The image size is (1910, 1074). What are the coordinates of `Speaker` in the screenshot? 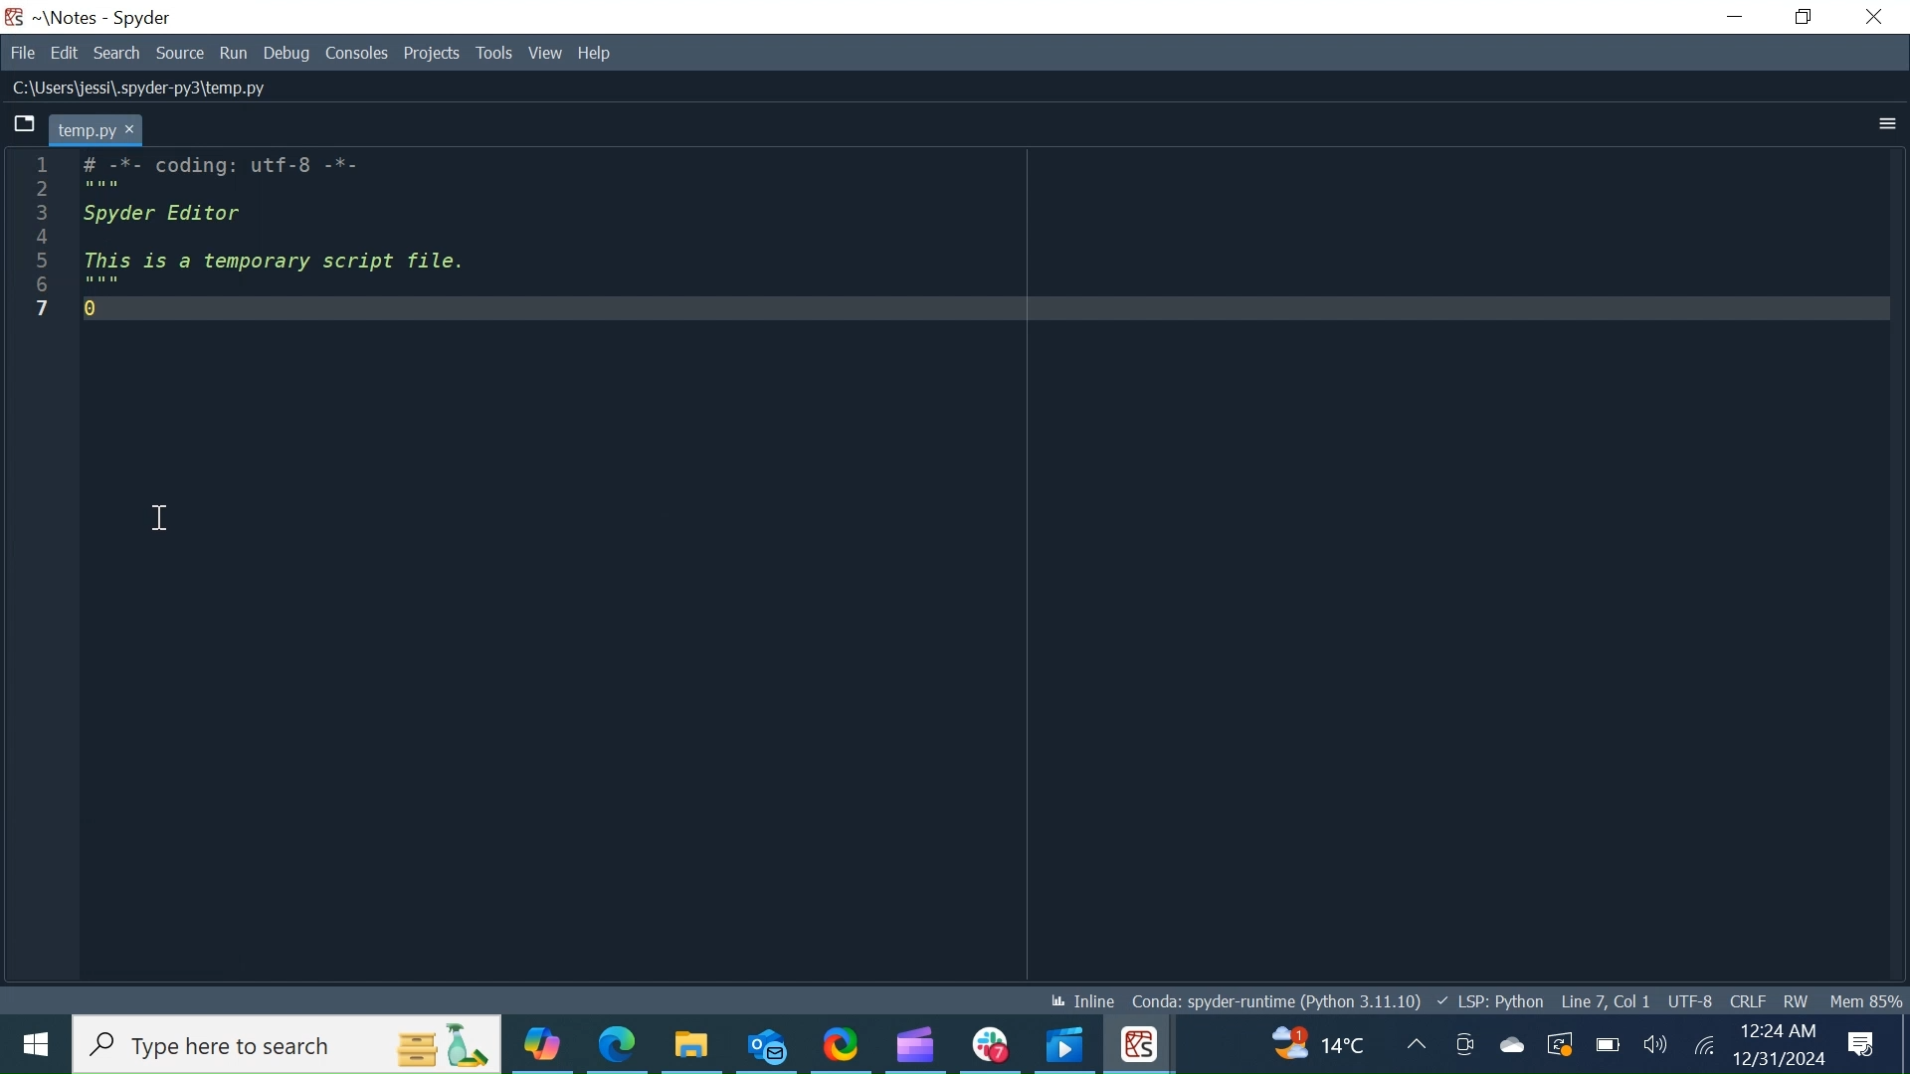 It's located at (1655, 1042).